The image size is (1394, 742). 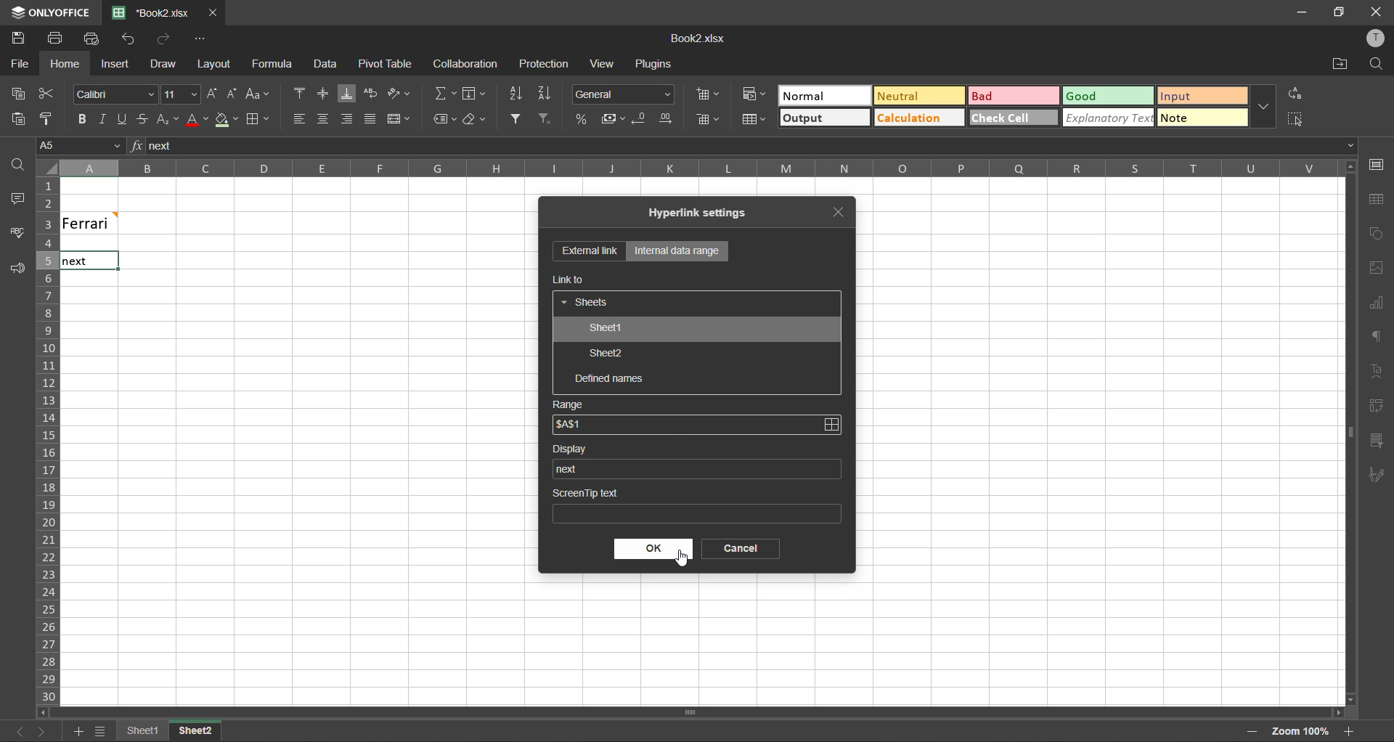 What do you see at coordinates (920, 120) in the screenshot?
I see `calculation` at bounding box center [920, 120].